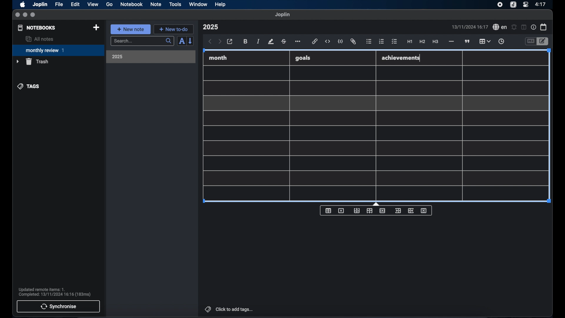 This screenshot has height=318, width=565. What do you see at coordinates (220, 42) in the screenshot?
I see `forward` at bounding box center [220, 42].